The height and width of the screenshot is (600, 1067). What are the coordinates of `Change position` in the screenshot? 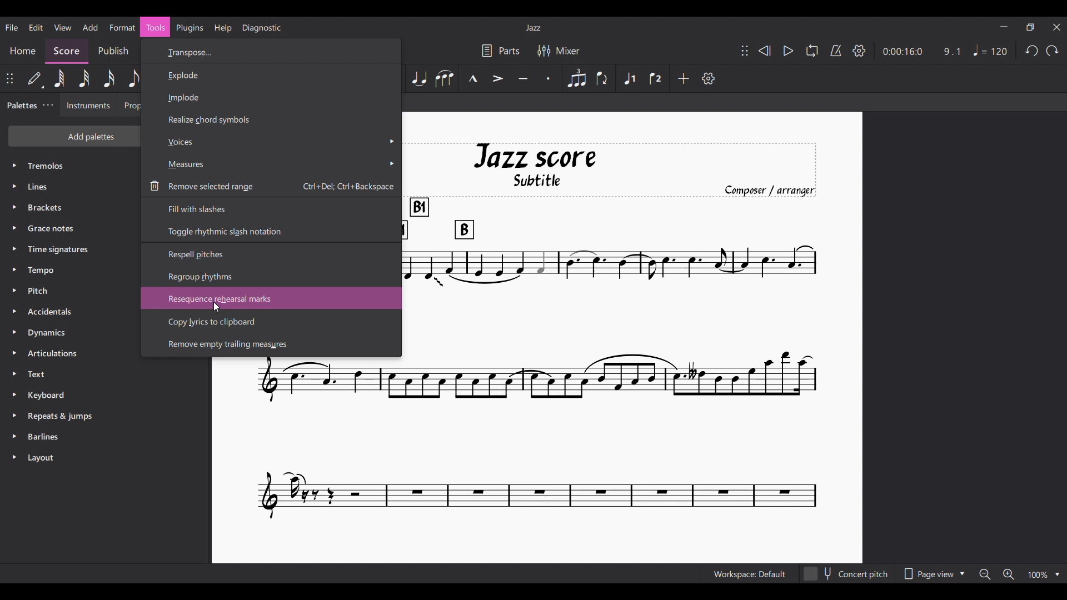 It's located at (9, 78).